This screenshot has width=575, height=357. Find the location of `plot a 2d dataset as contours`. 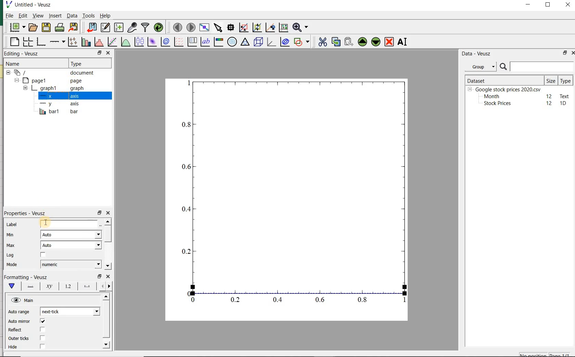

plot a 2d dataset as contours is located at coordinates (164, 42).